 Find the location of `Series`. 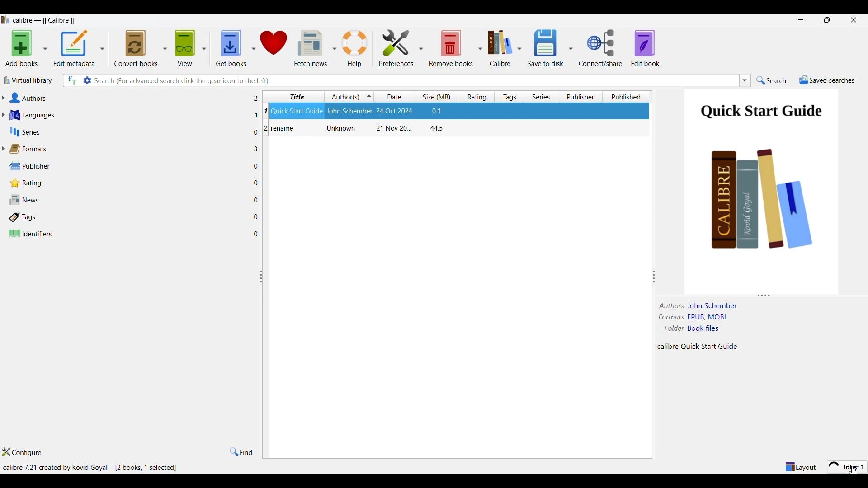

Series is located at coordinates (128, 132).